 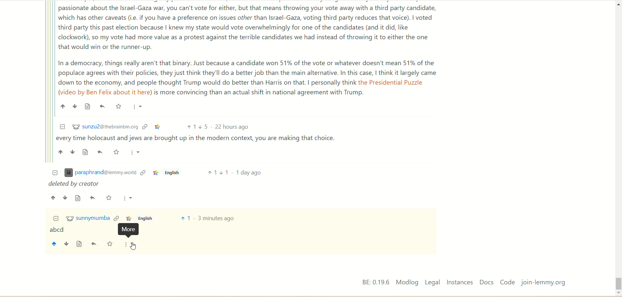 I want to click on Legal, so click(x=432, y=282).